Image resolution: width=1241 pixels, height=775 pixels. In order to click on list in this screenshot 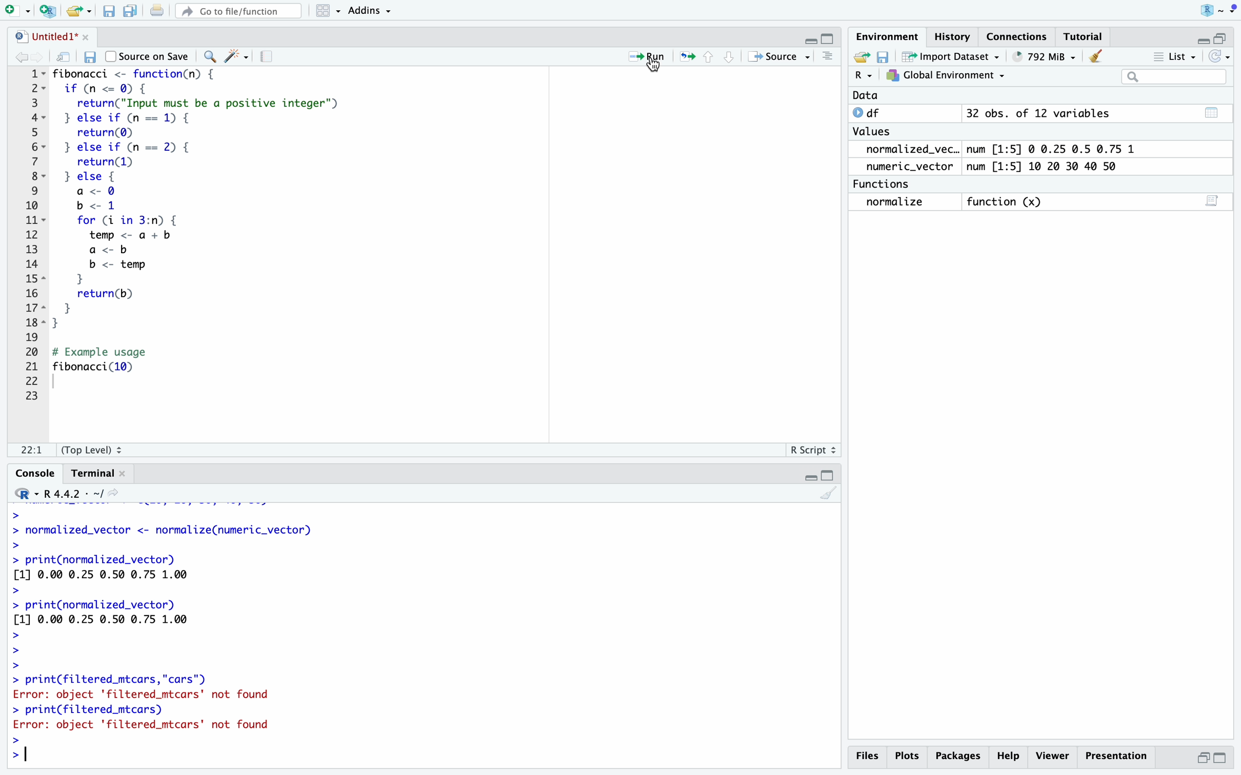, I will do `click(1170, 55)`.